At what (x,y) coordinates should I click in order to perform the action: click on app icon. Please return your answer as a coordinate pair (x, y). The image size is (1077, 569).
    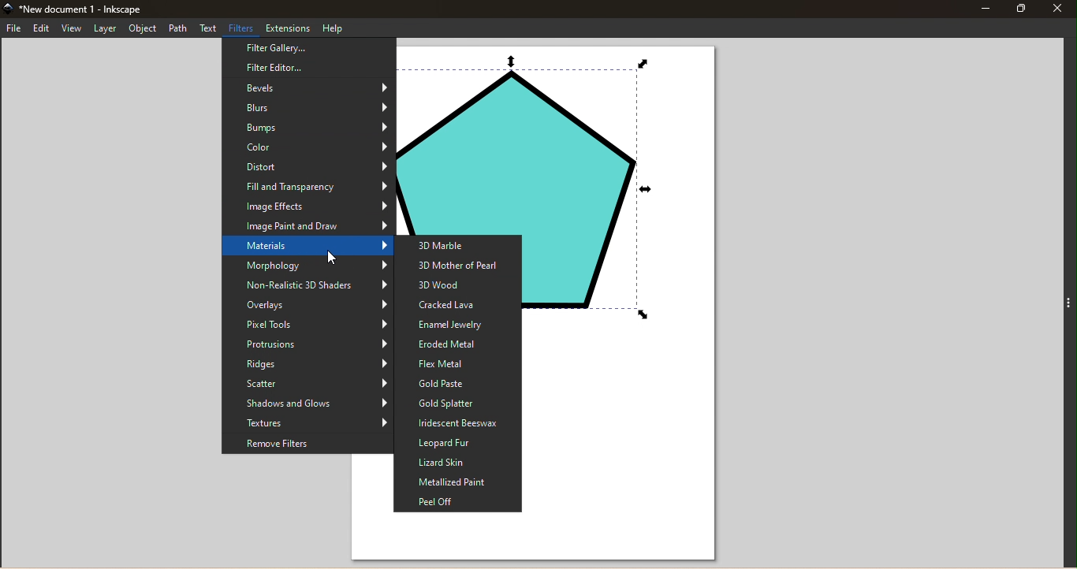
    Looking at the image, I should click on (8, 9).